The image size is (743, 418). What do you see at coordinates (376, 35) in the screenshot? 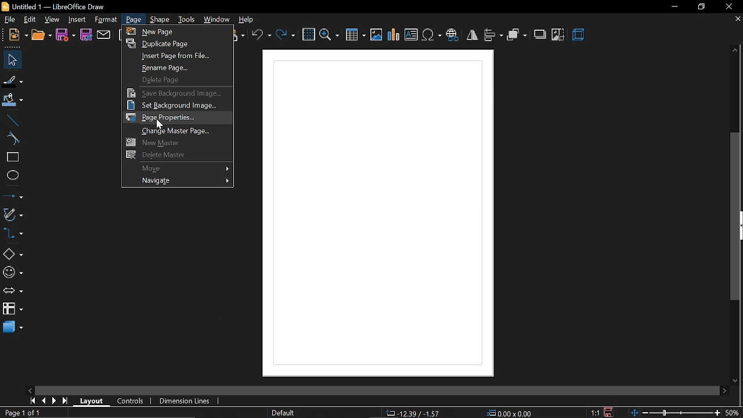
I see `insert image` at bounding box center [376, 35].